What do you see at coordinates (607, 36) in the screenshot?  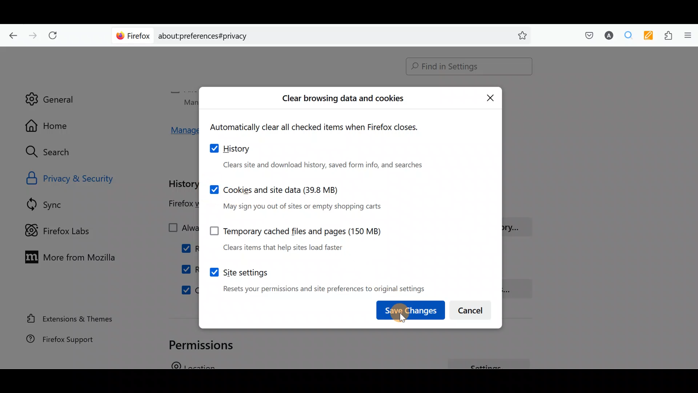 I see `Account name` at bounding box center [607, 36].